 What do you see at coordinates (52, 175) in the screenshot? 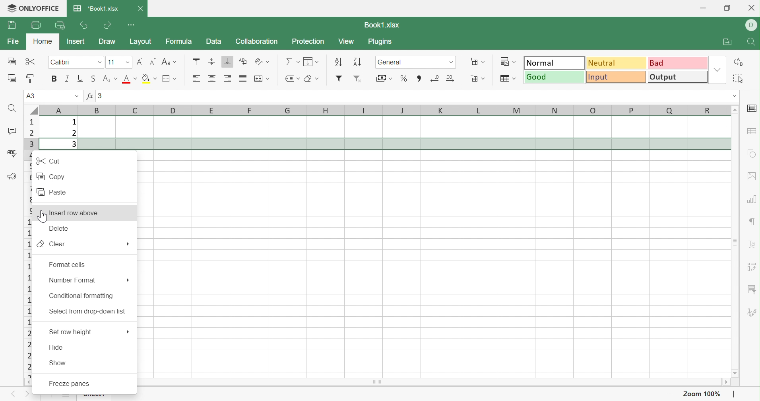
I see `Copy` at bounding box center [52, 175].